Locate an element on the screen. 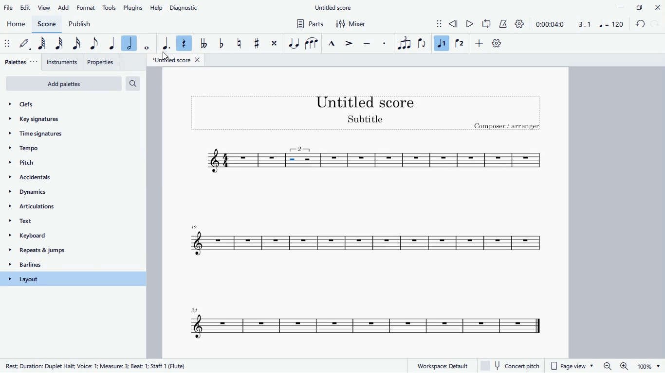 This screenshot has width=665, height=373. toggle natural is located at coordinates (240, 43).